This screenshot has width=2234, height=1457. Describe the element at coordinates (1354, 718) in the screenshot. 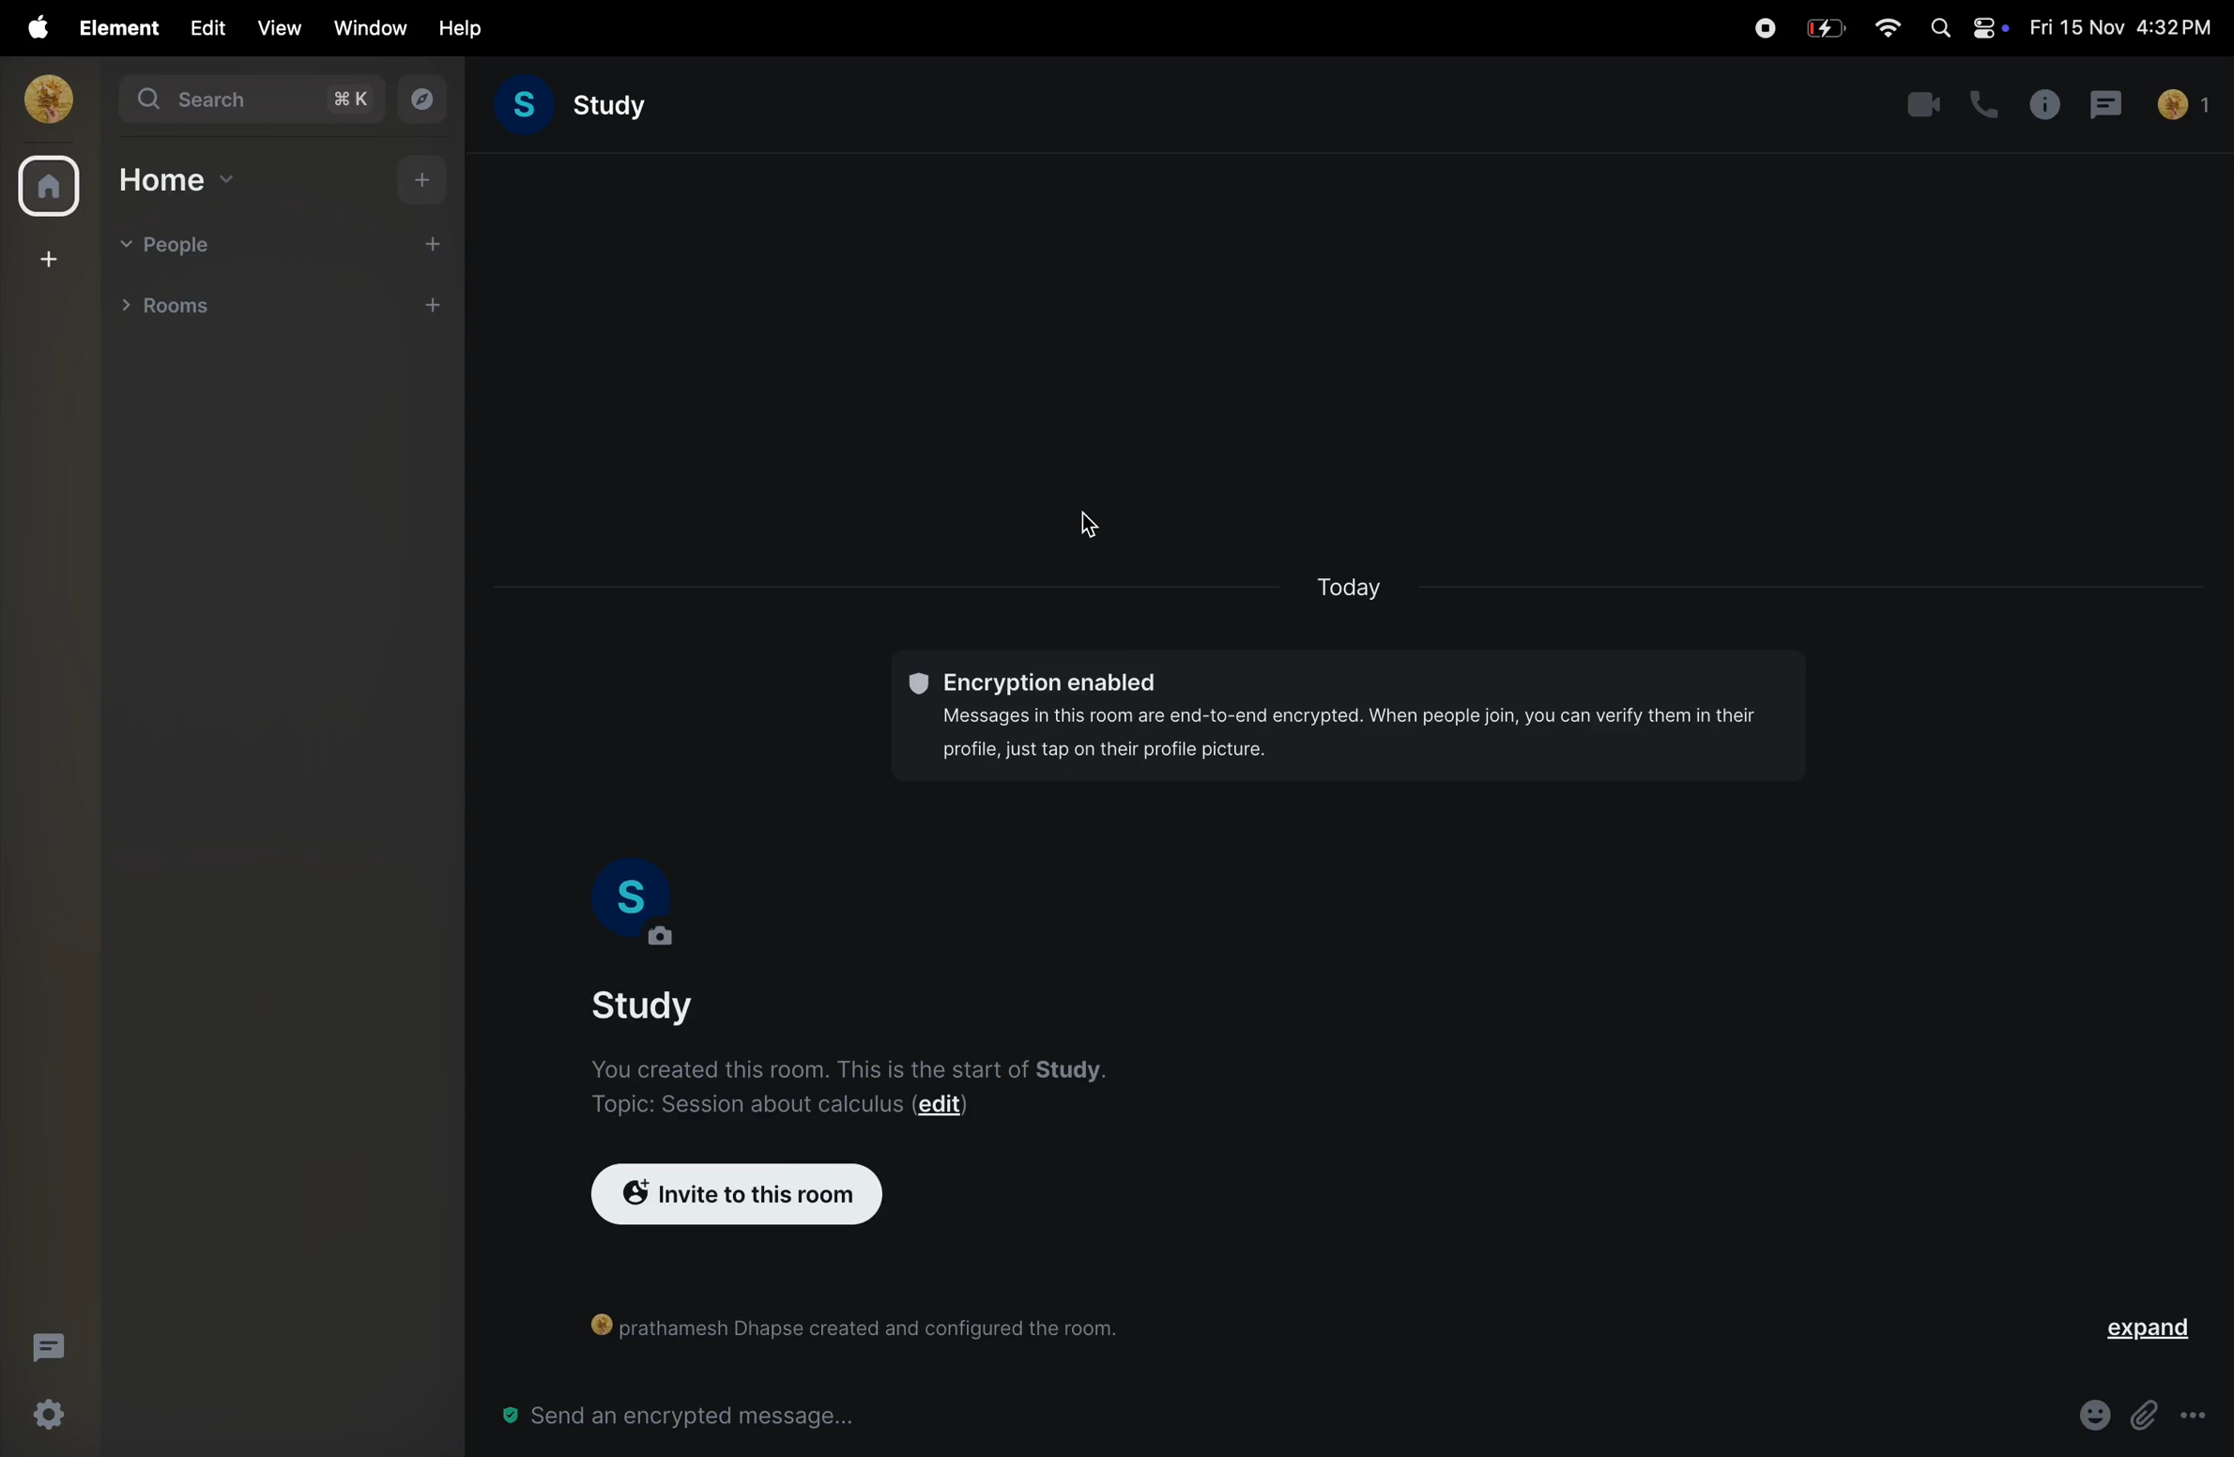

I see `Encryption enabled` at that location.